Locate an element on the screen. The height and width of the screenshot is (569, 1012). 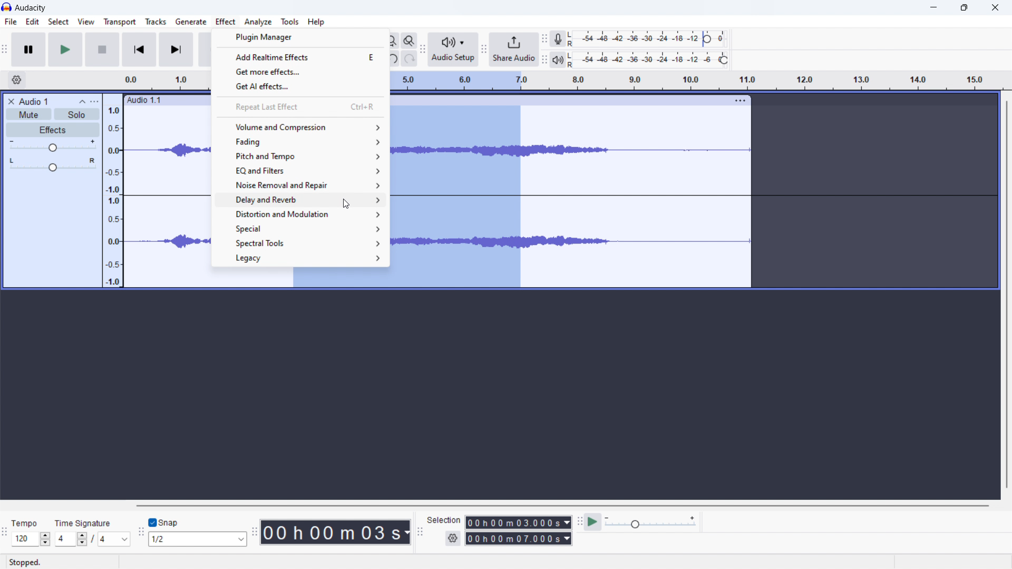
audacity is located at coordinates (32, 8).